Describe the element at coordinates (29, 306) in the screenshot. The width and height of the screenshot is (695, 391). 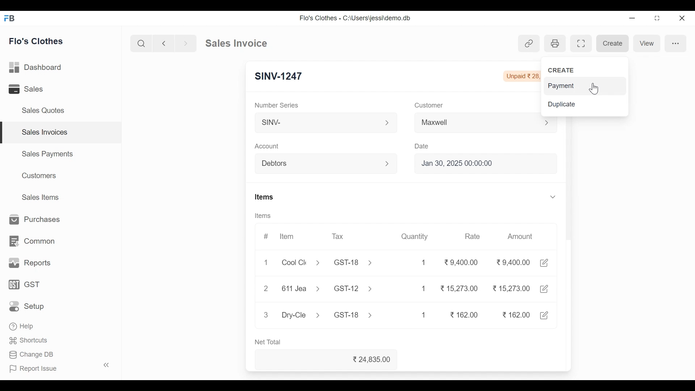
I see `Setup` at that location.